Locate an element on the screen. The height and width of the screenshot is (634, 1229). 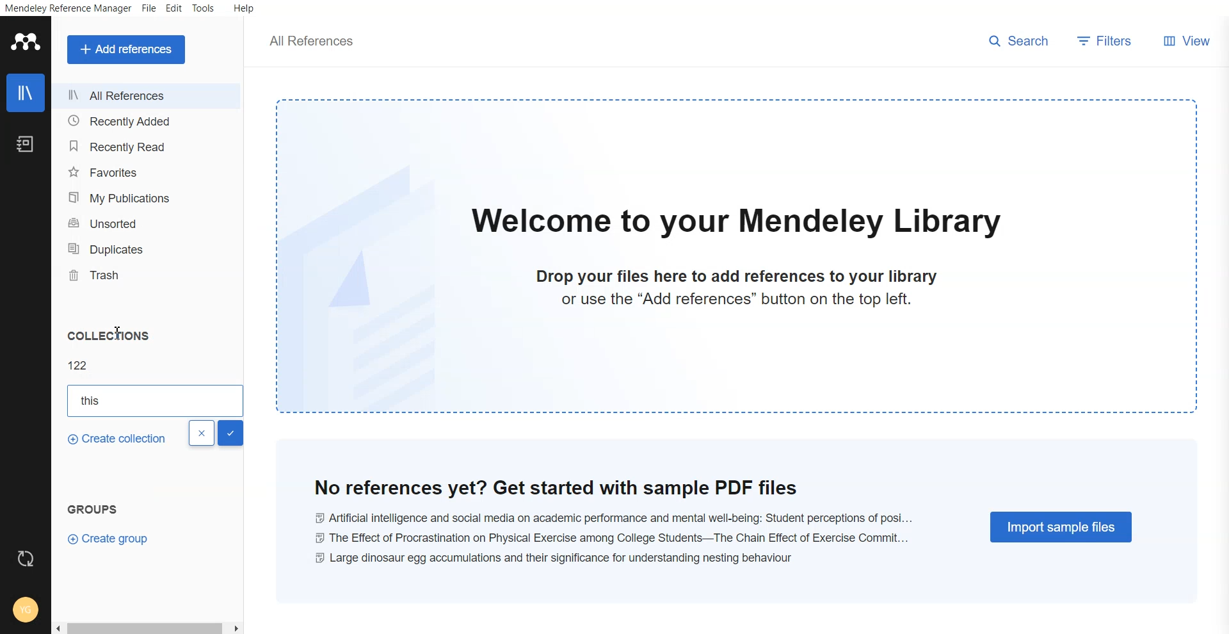
Mendeley reference manager is located at coordinates (70, 9).